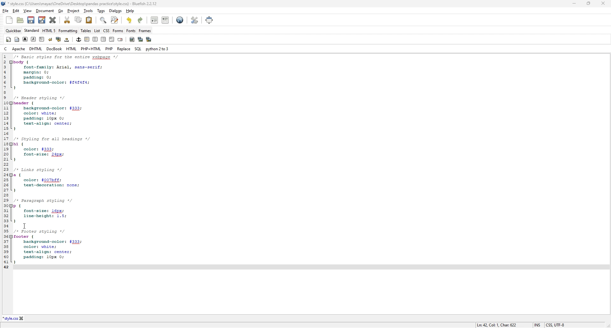 The height and width of the screenshot is (328, 611). I want to click on INS, so click(537, 324).